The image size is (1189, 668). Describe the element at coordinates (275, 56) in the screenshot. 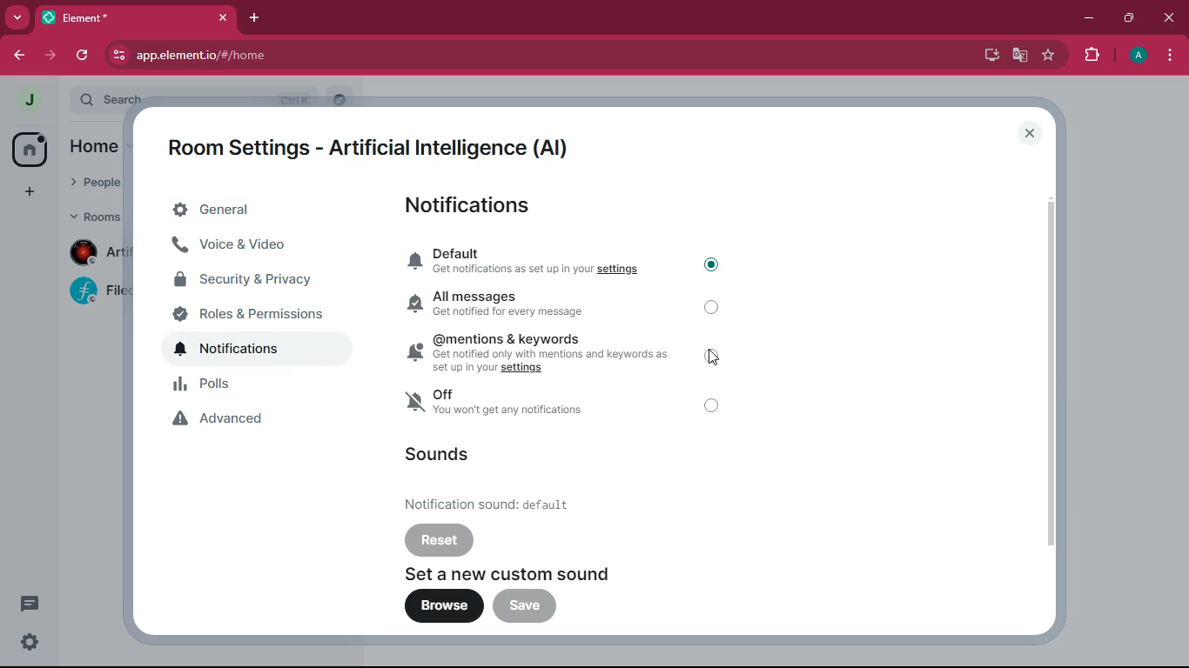

I see `url` at that location.